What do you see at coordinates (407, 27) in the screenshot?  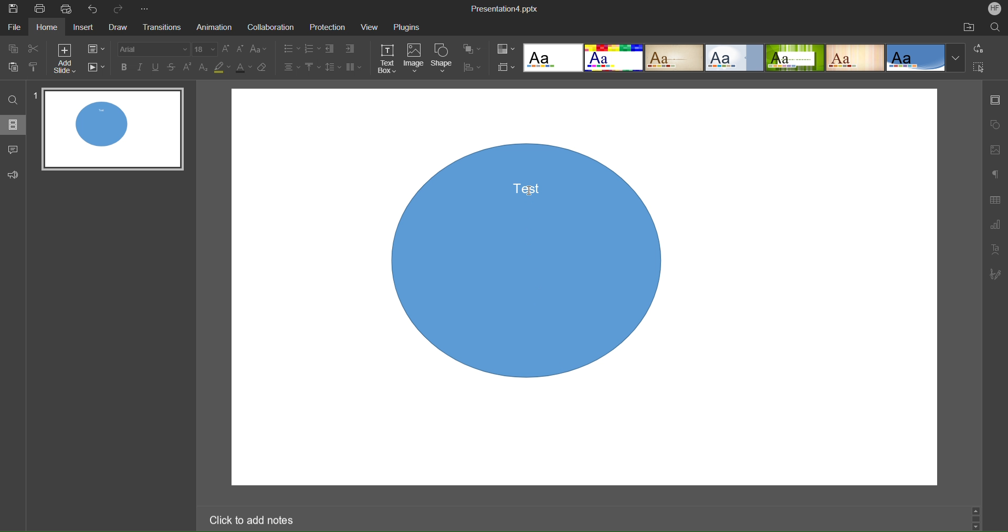 I see `Plugins` at bounding box center [407, 27].